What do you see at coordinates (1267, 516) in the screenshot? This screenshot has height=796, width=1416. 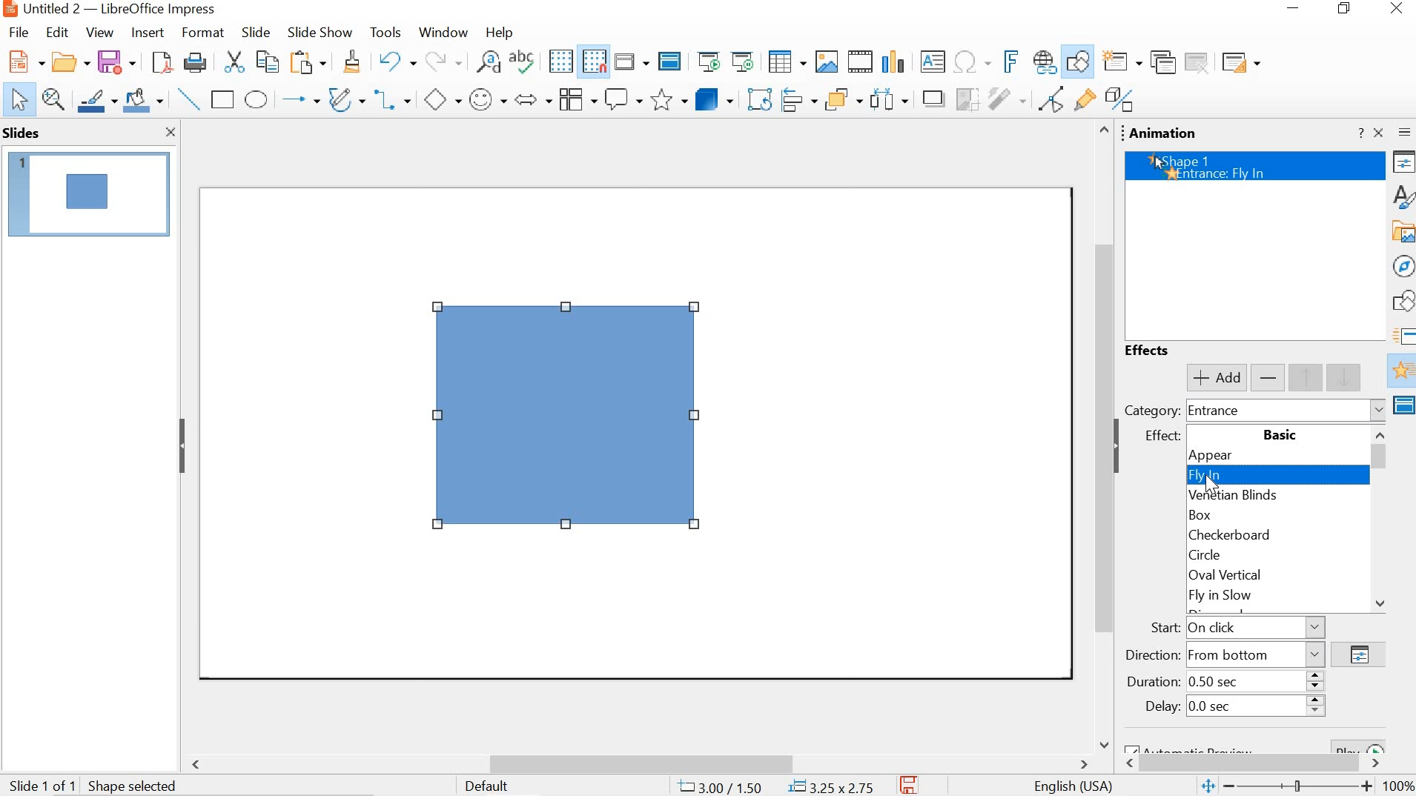 I see `box` at bounding box center [1267, 516].